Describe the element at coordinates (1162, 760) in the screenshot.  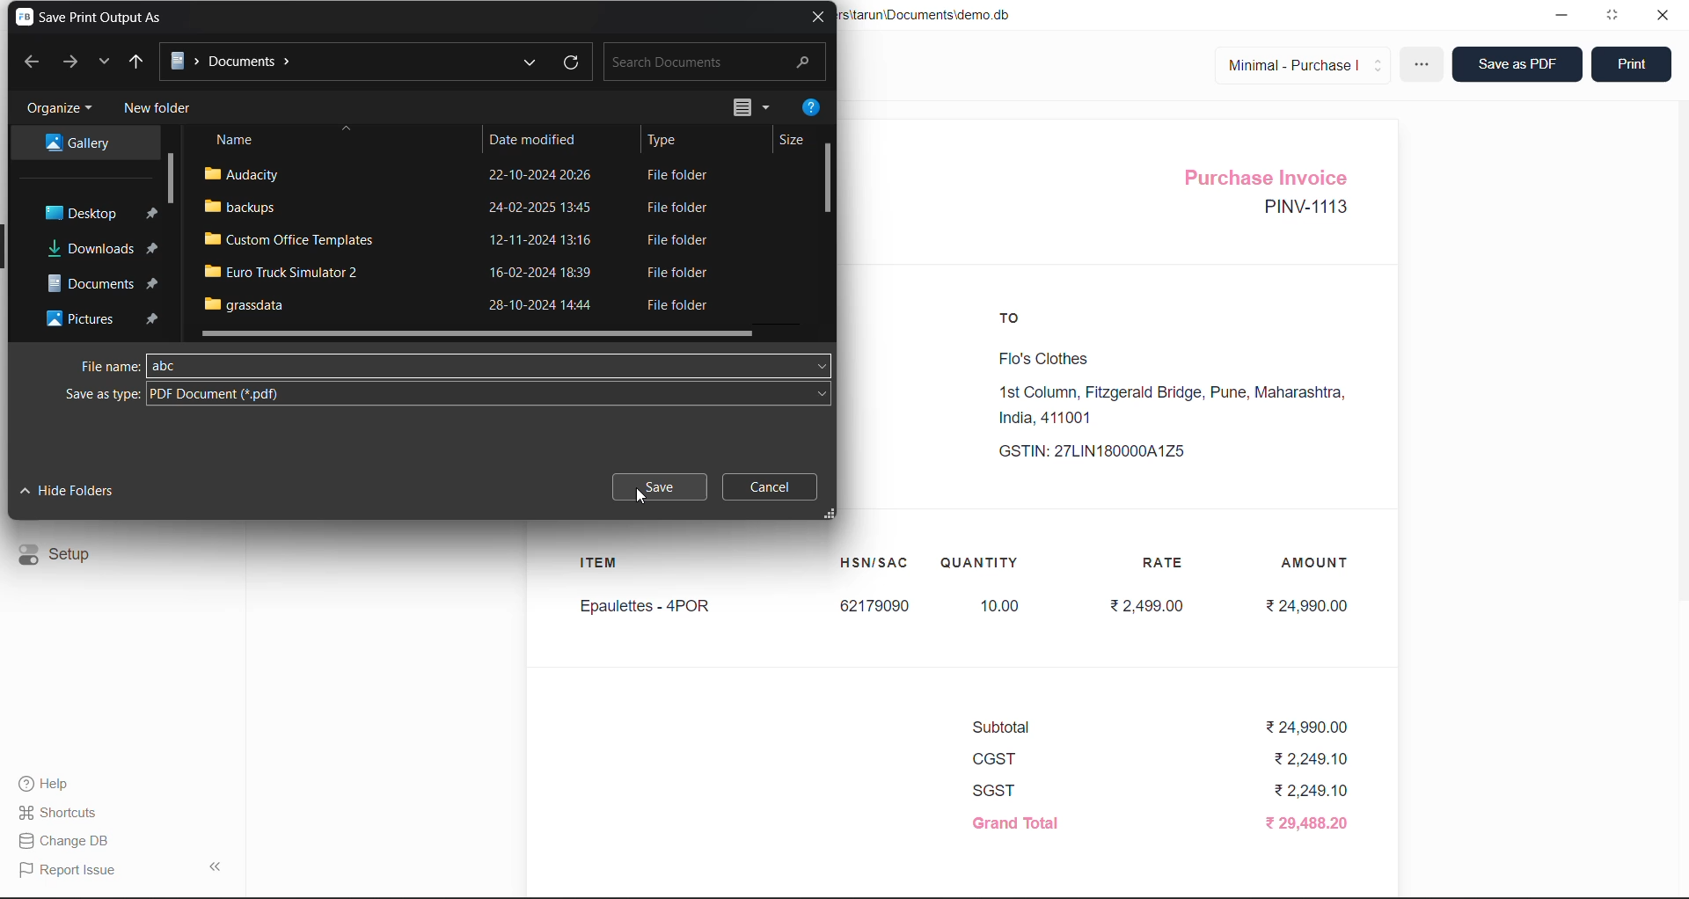
I see `CGST ₹2,249.10` at that location.